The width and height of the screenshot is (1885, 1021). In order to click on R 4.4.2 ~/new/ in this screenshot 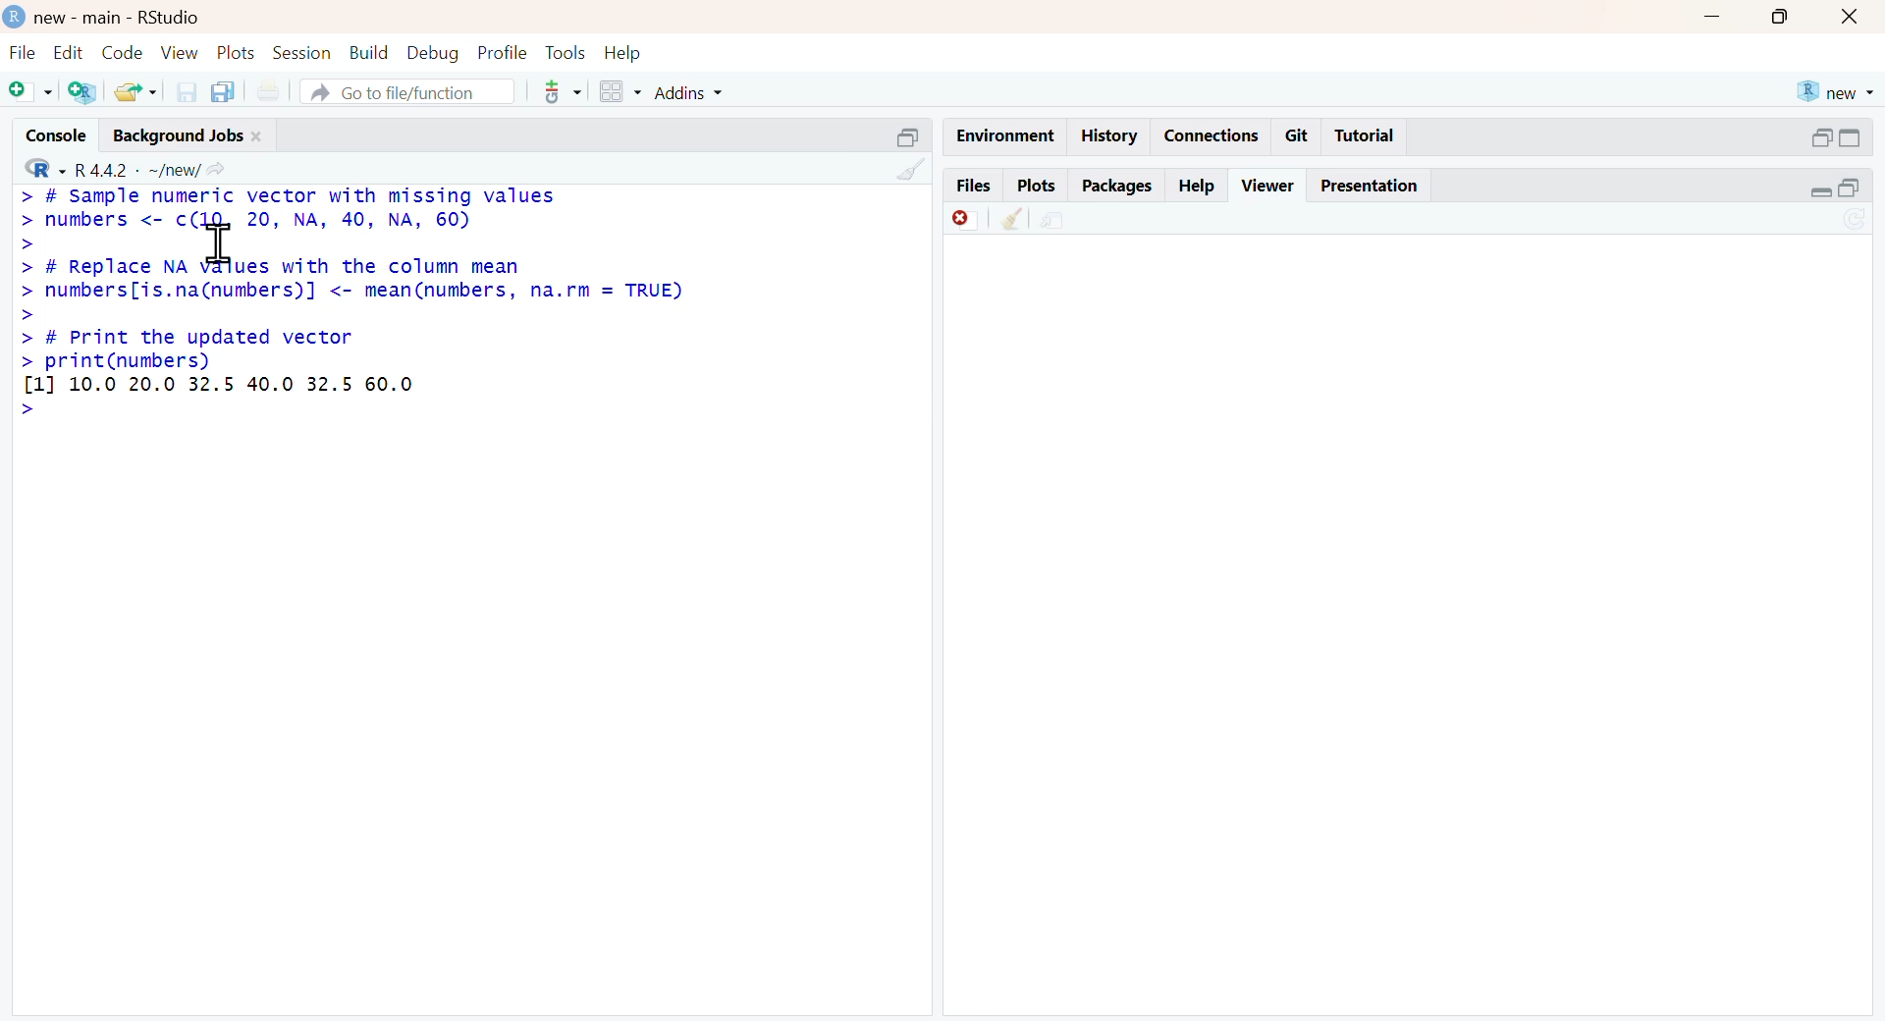, I will do `click(137, 171)`.